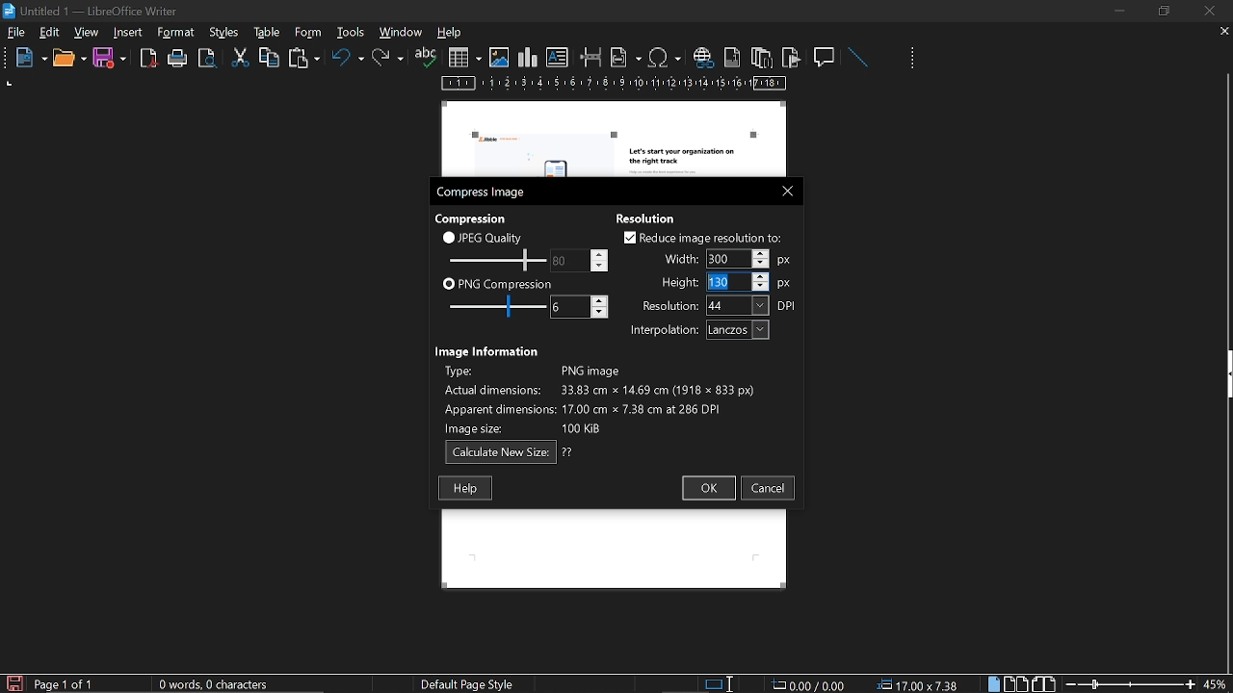 The height and width of the screenshot is (693, 1233). Describe the element at coordinates (88, 32) in the screenshot. I see `view` at that location.